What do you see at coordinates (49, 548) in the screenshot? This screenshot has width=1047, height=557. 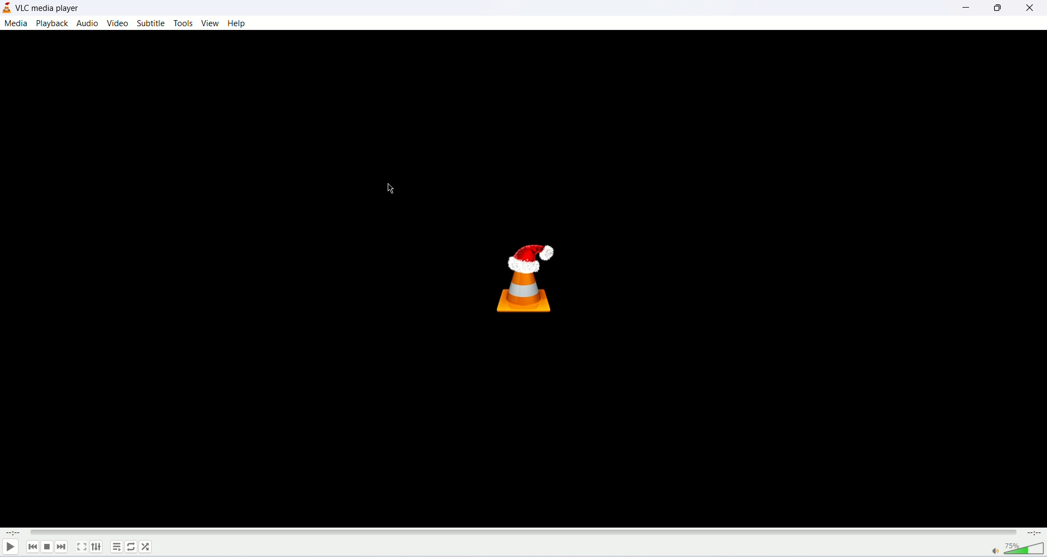 I see `stop` at bounding box center [49, 548].